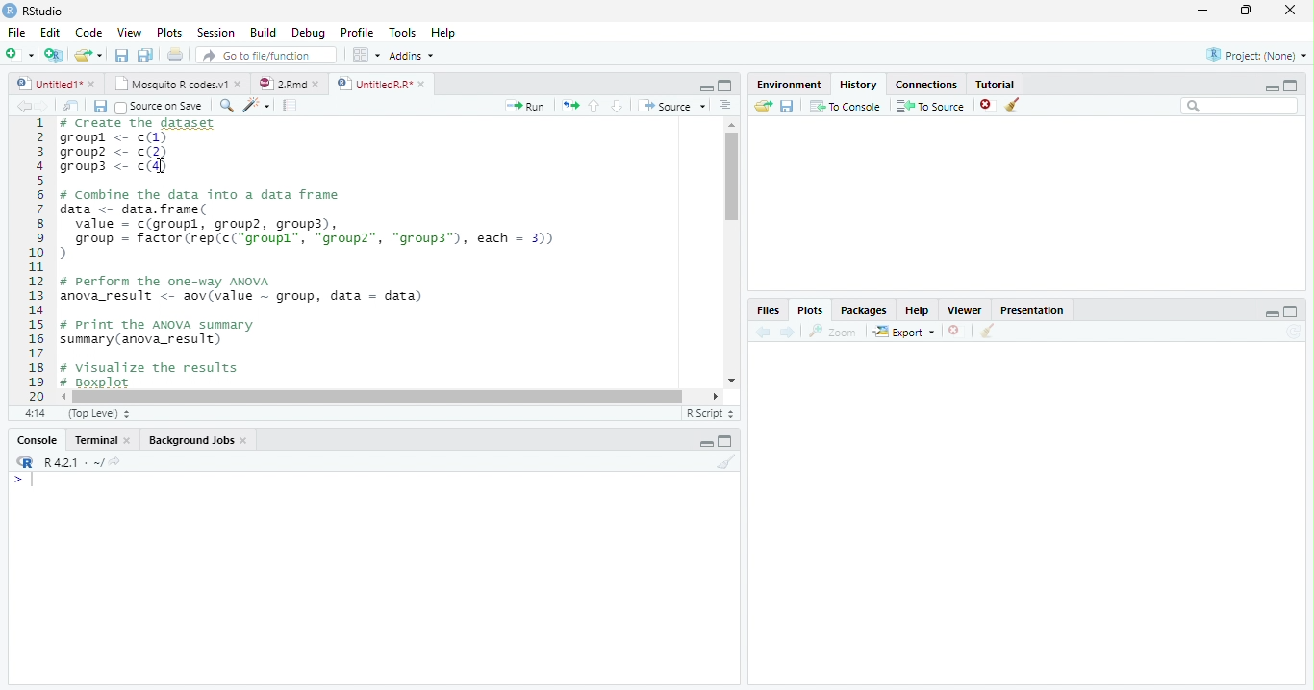 This screenshot has height=690, width=1314. I want to click on Help, so click(442, 35).